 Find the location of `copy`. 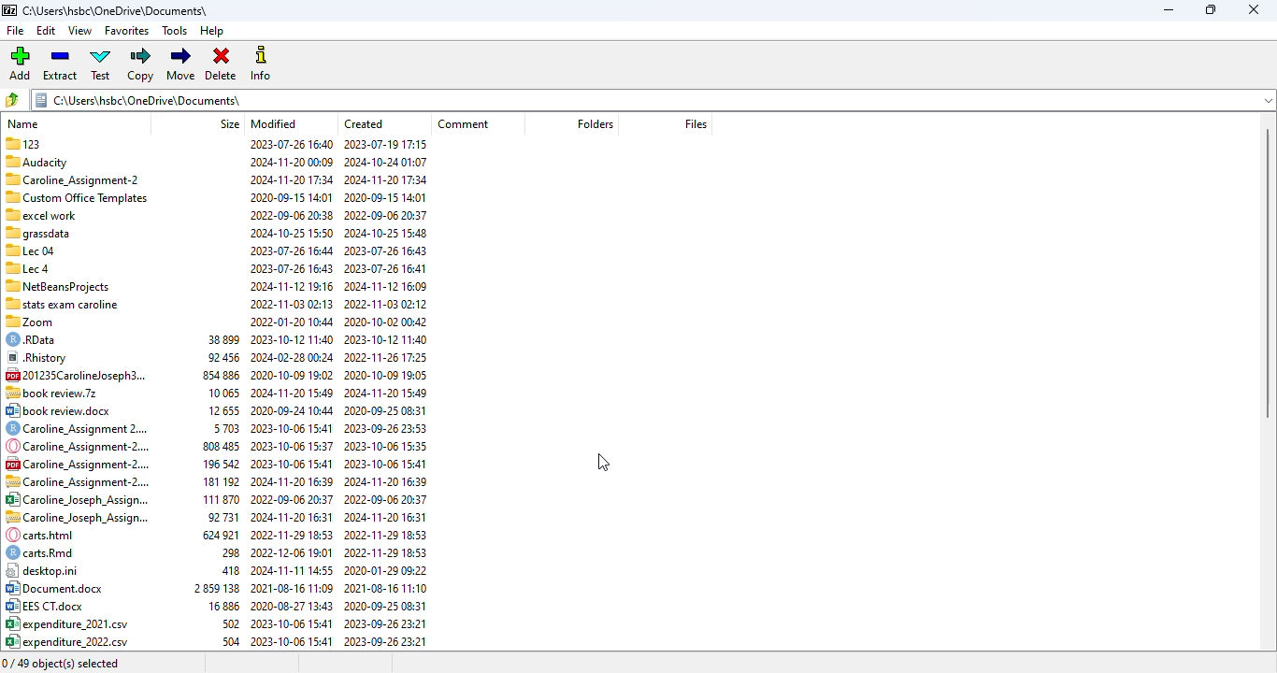

copy is located at coordinates (139, 64).